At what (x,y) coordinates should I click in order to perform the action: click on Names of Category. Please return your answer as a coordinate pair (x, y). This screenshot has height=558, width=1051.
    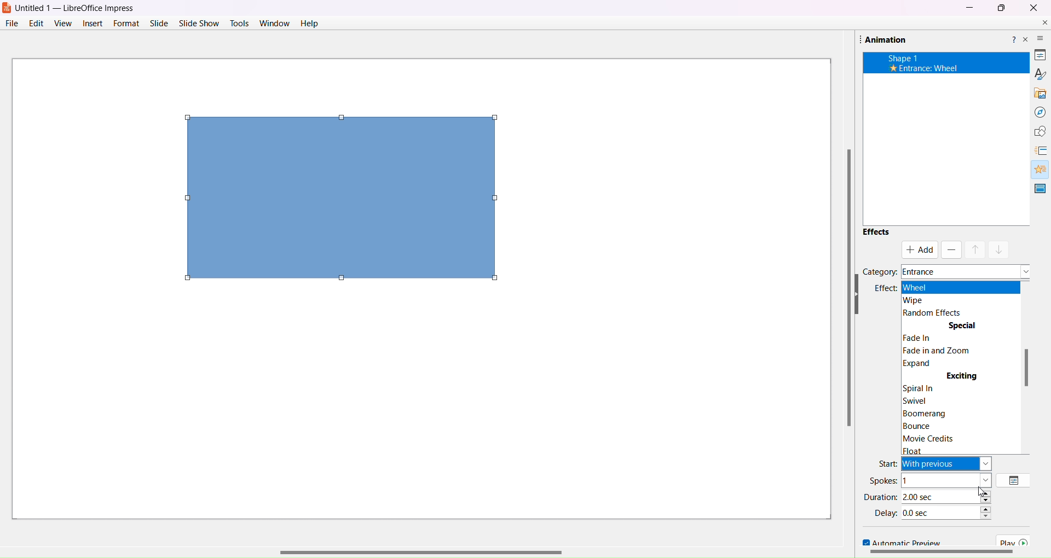
    Looking at the image, I should click on (964, 268).